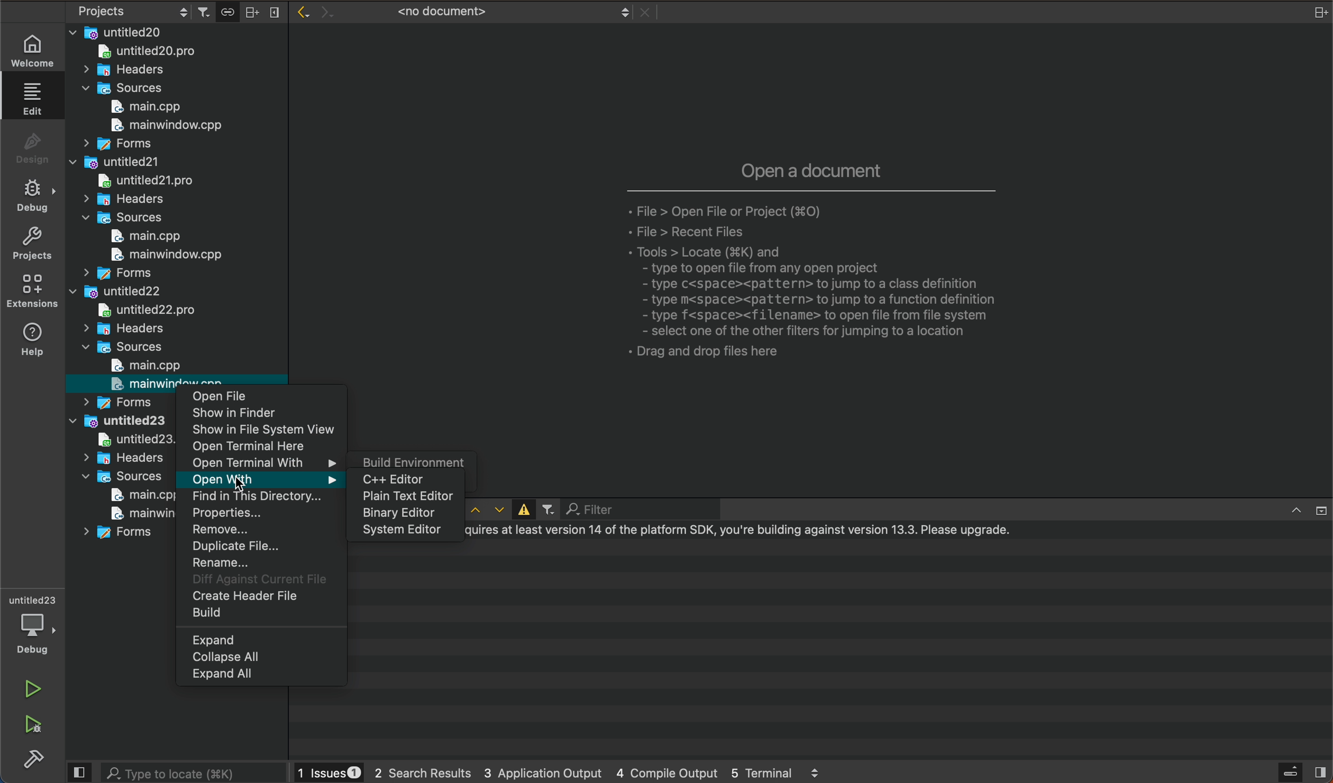 Image resolution: width=1333 pixels, height=783 pixels. What do you see at coordinates (153, 53) in the screenshot?
I see `untitled20 pro` at bounding box center [153, 53].